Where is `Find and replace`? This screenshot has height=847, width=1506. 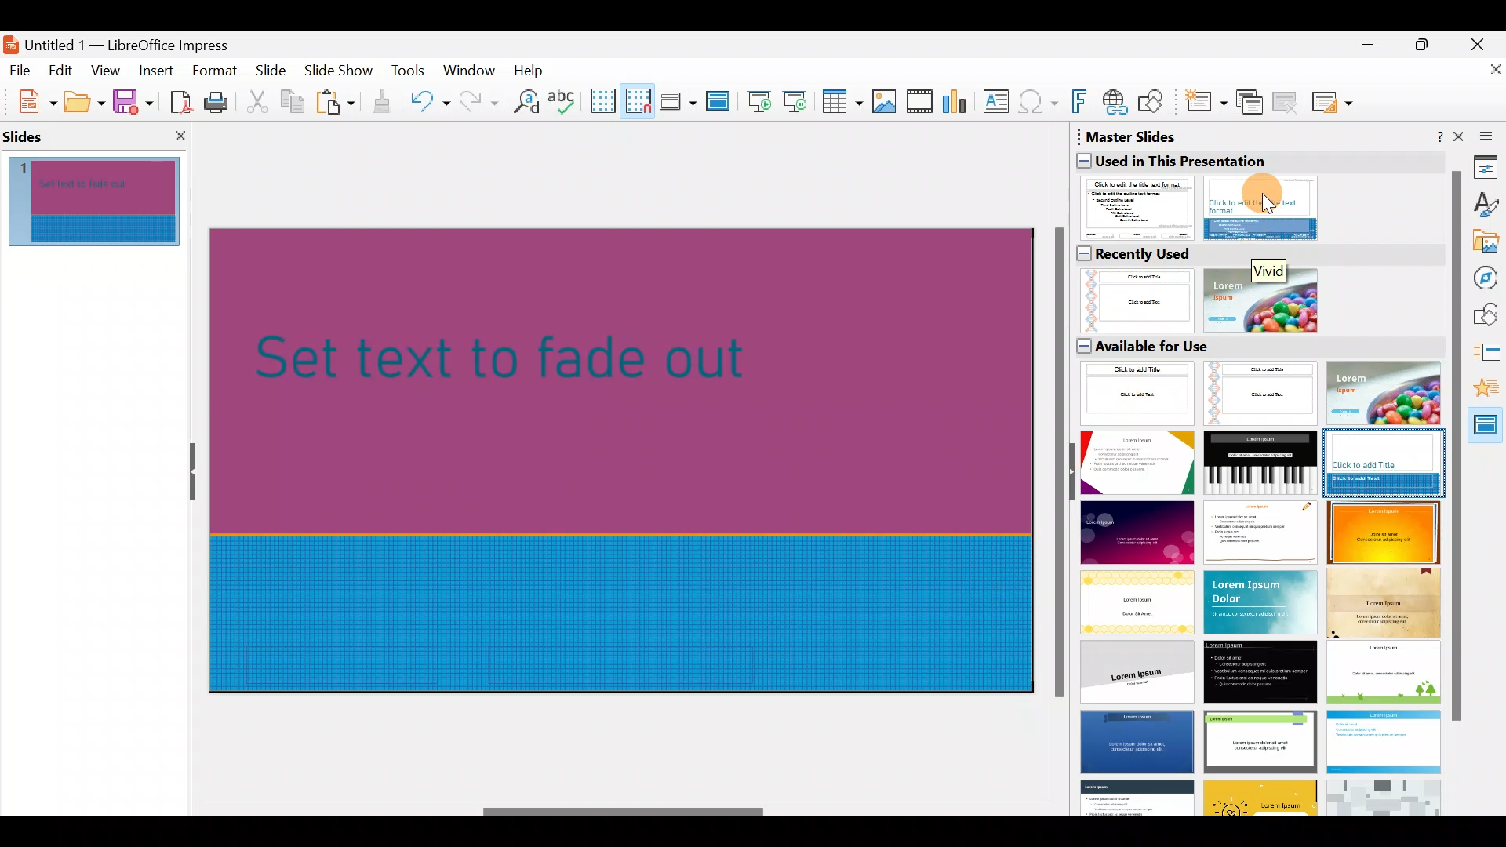
Find and replace is located at coordinates (523, 101).